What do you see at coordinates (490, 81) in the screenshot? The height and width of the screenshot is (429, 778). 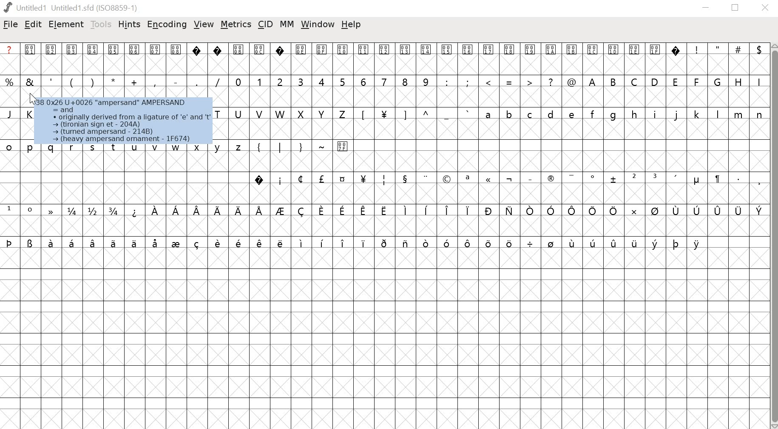 I see `<` at bounding box center [490, 81].